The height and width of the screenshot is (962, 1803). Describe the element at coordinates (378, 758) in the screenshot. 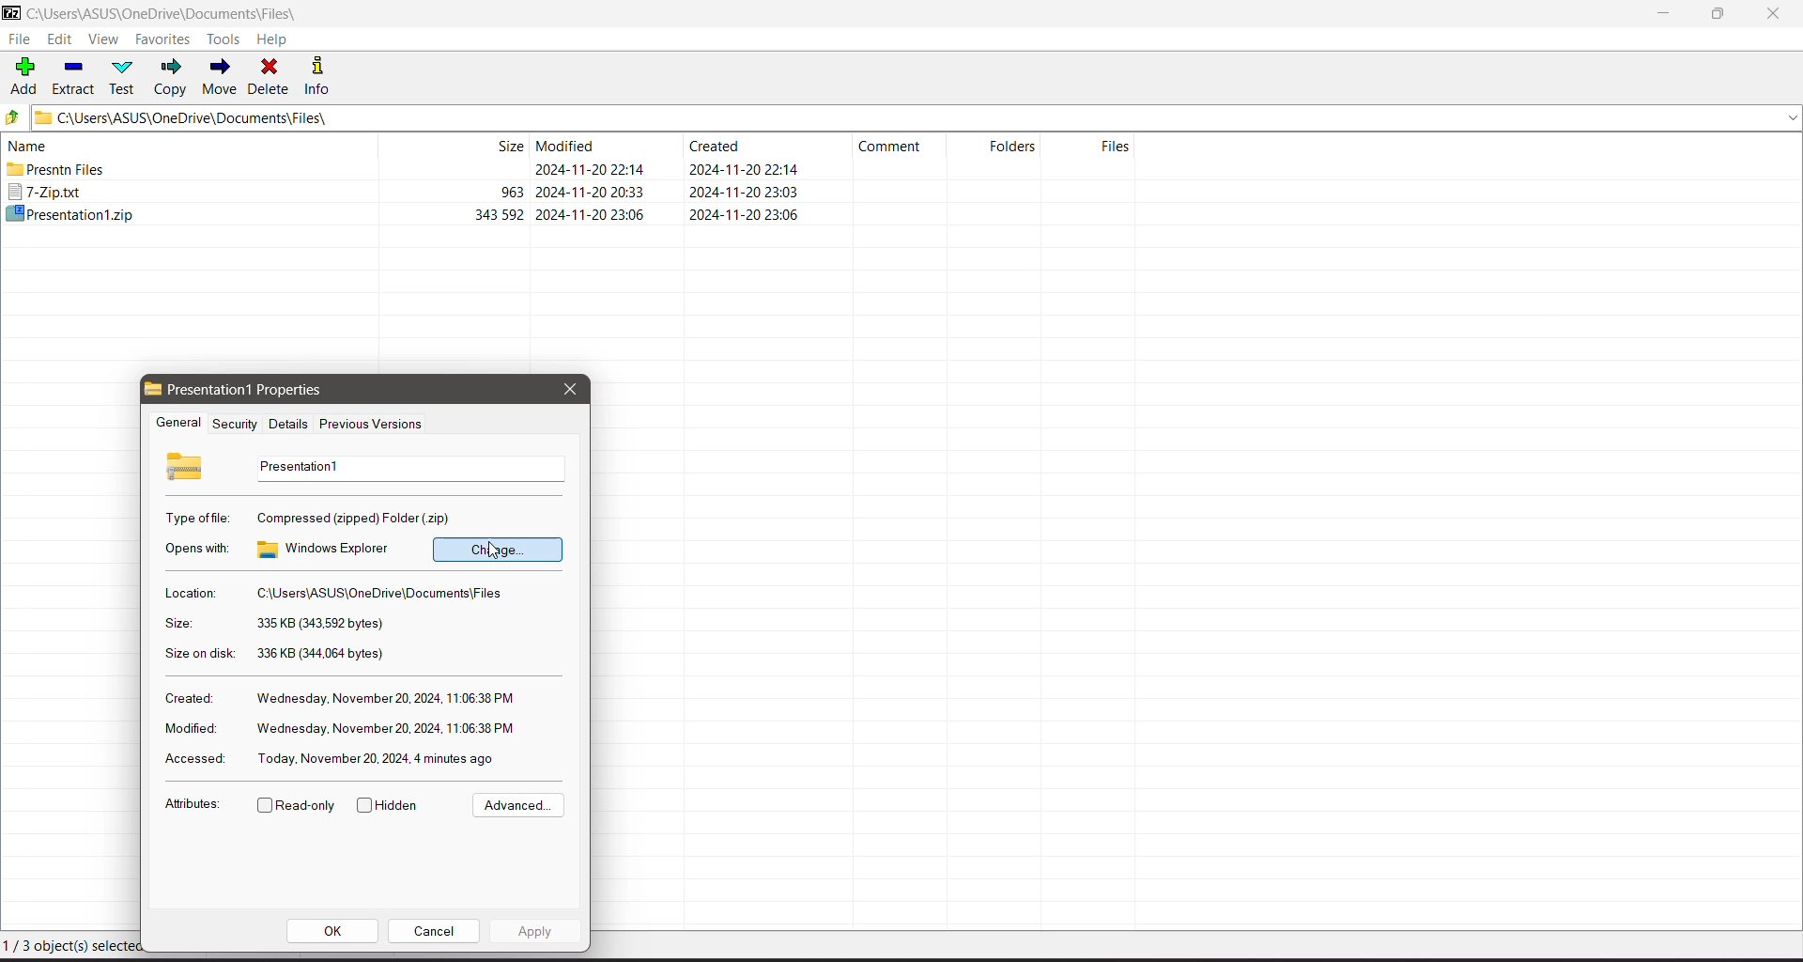

I see `Accessed Day, Date, Year and time` at that location.